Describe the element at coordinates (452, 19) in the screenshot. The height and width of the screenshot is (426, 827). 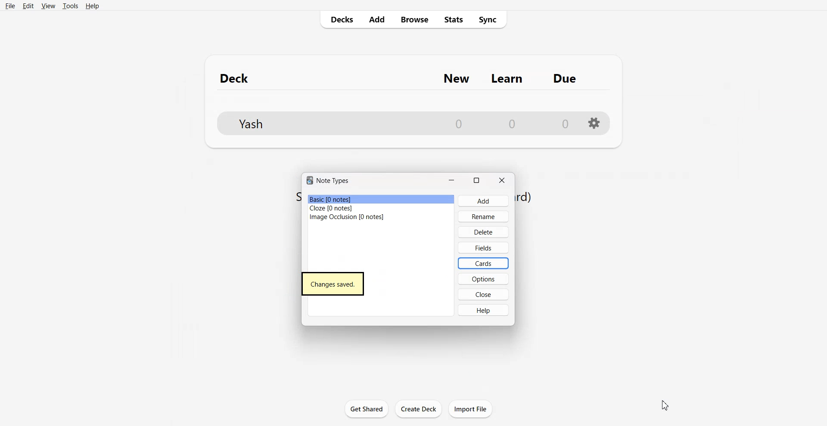
I see `Stats` at that location.